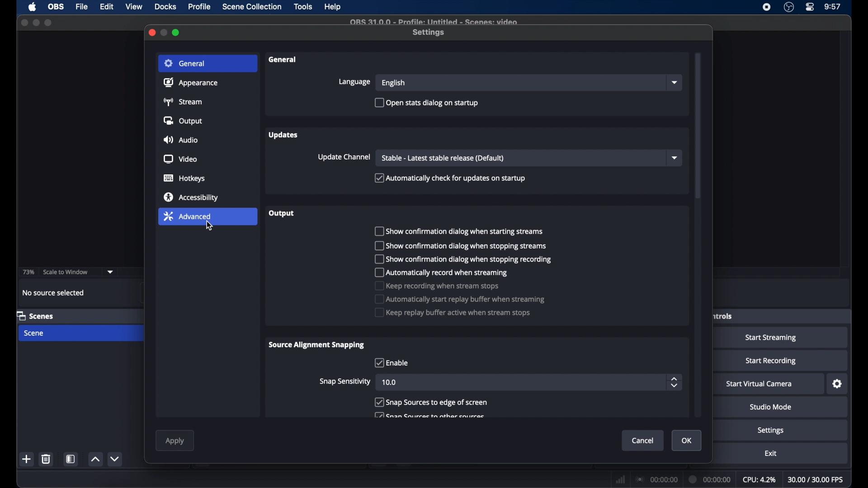 This screenshot has width=868, height=488. What do you see at coordinates (643, 441) in the screenshot?
I see `cancel` at bounding box center [643, 441].